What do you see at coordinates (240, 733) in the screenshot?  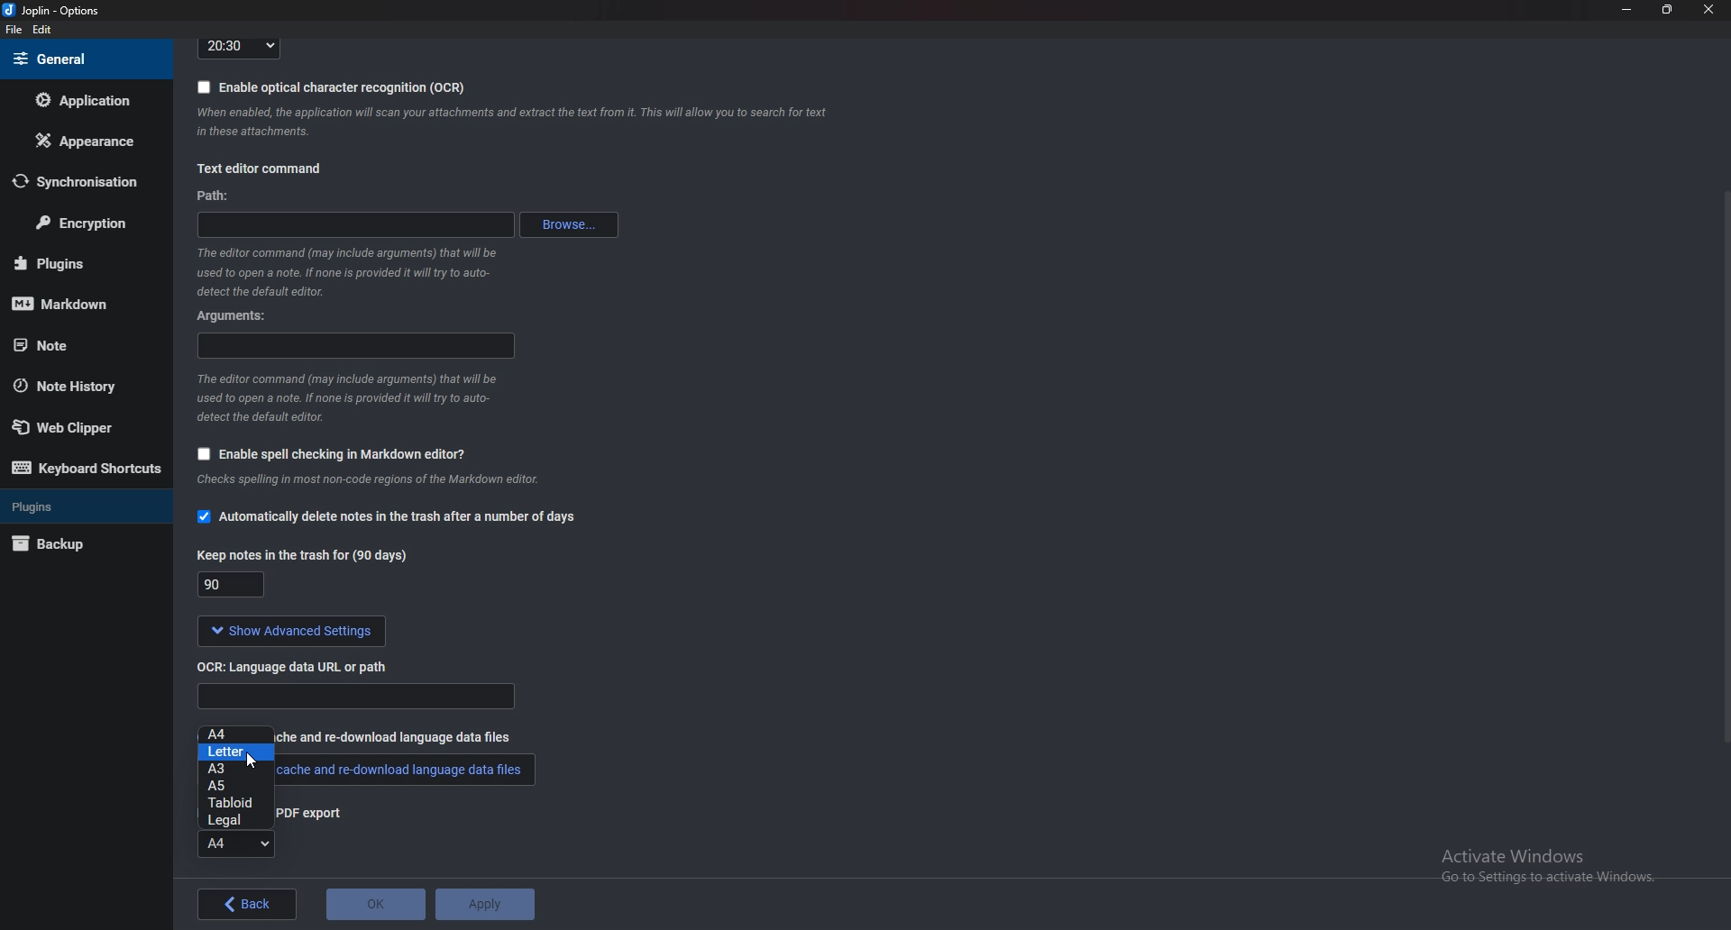 I see `a4` at bounding box center [240, 733].